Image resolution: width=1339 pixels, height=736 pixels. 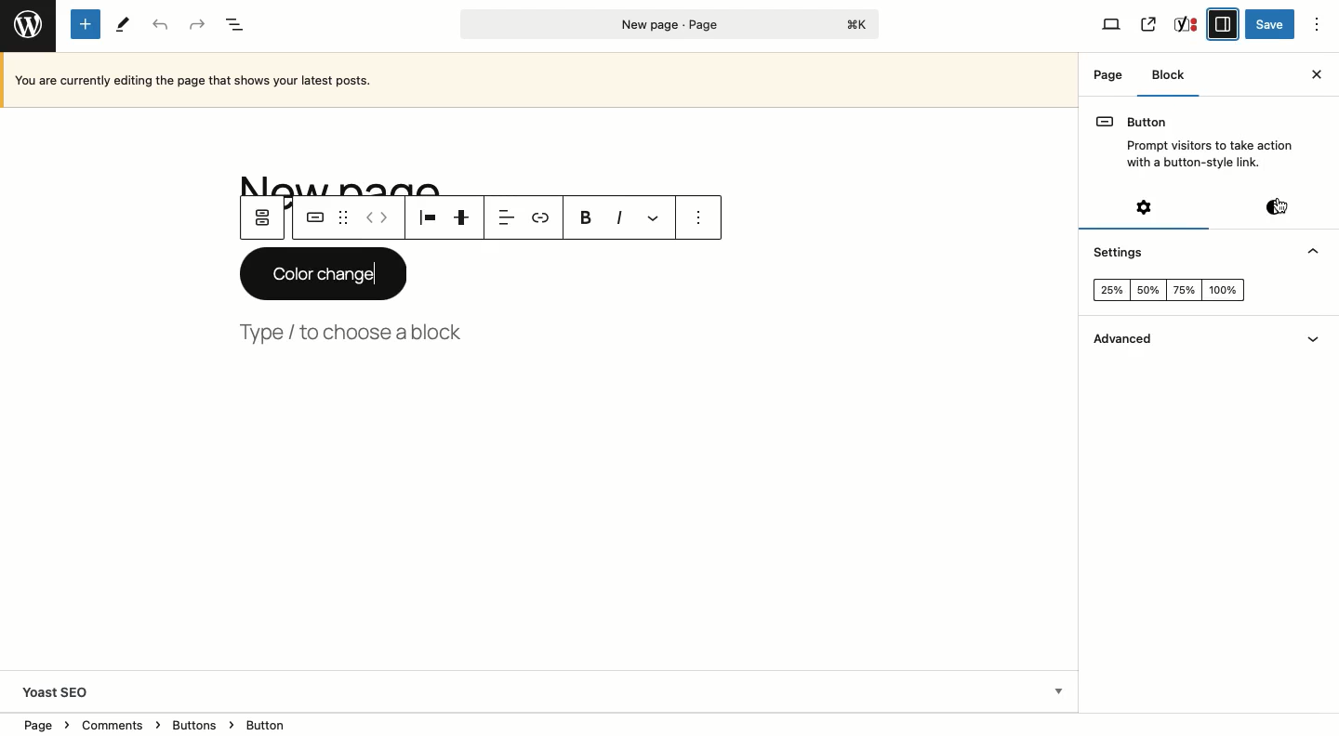 What do you see at coordinates (1187, 24) in the screenshot?
I see `SEO` at bounding box center [1187, 24].